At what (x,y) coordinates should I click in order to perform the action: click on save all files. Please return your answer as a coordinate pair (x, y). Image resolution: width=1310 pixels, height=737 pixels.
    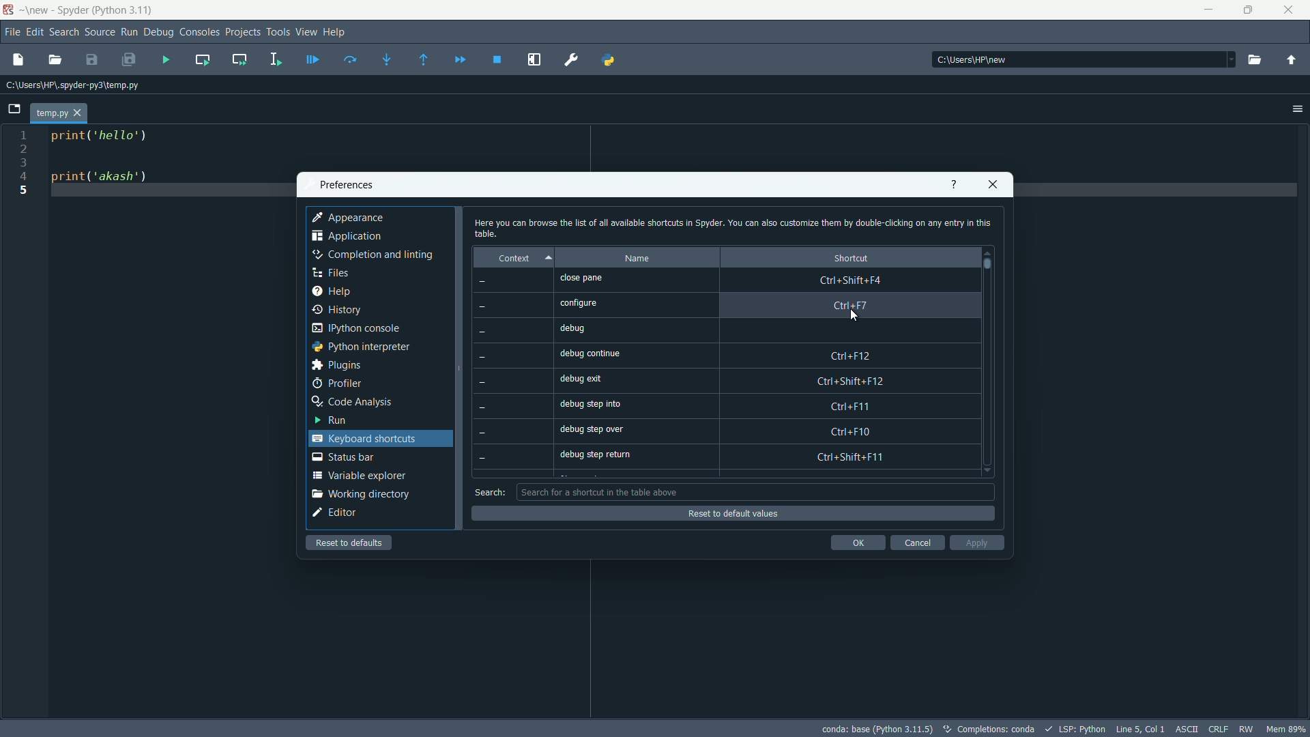
    Looking at the image, I should click on (129, 61).